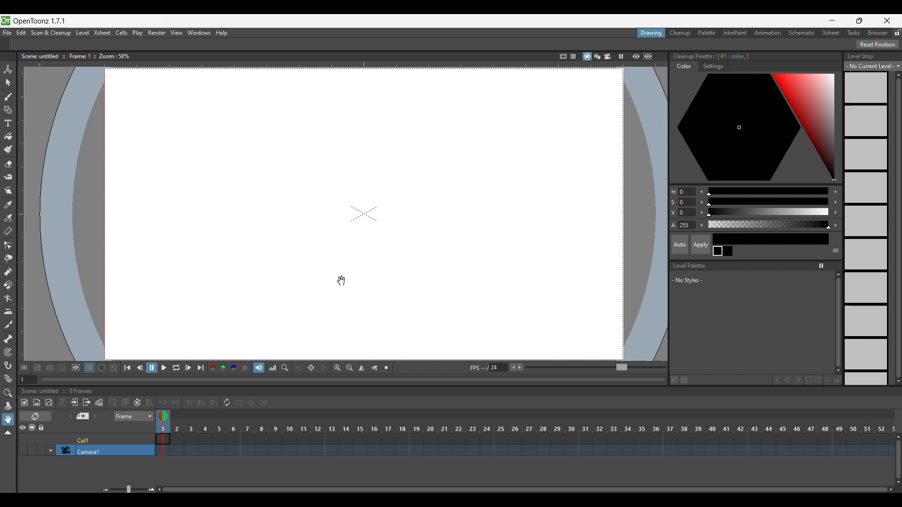  What do you see at coordinates (836, 208) in the screenshot?
I see `Increase color modification` at bounding box center [836, 208].